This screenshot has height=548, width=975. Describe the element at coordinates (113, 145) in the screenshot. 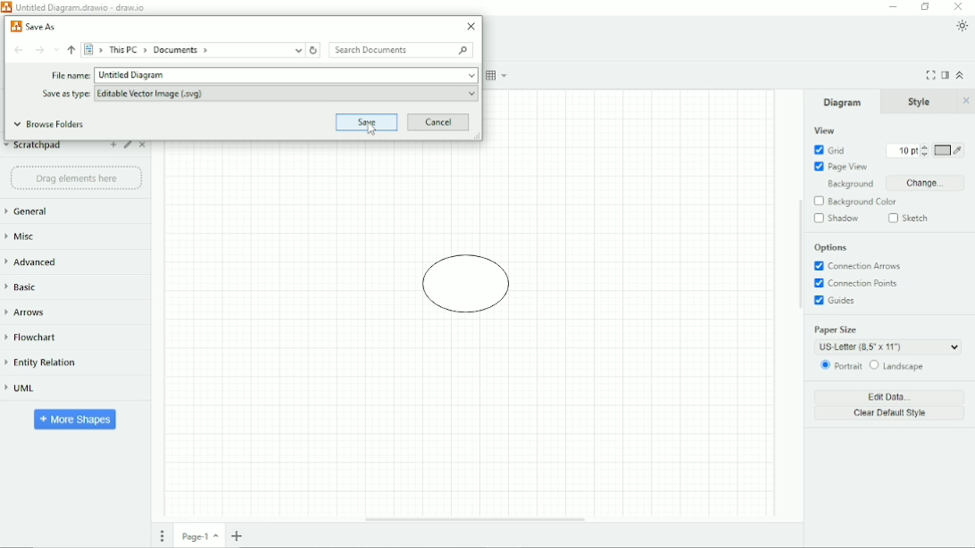

I see `Add` at that location.